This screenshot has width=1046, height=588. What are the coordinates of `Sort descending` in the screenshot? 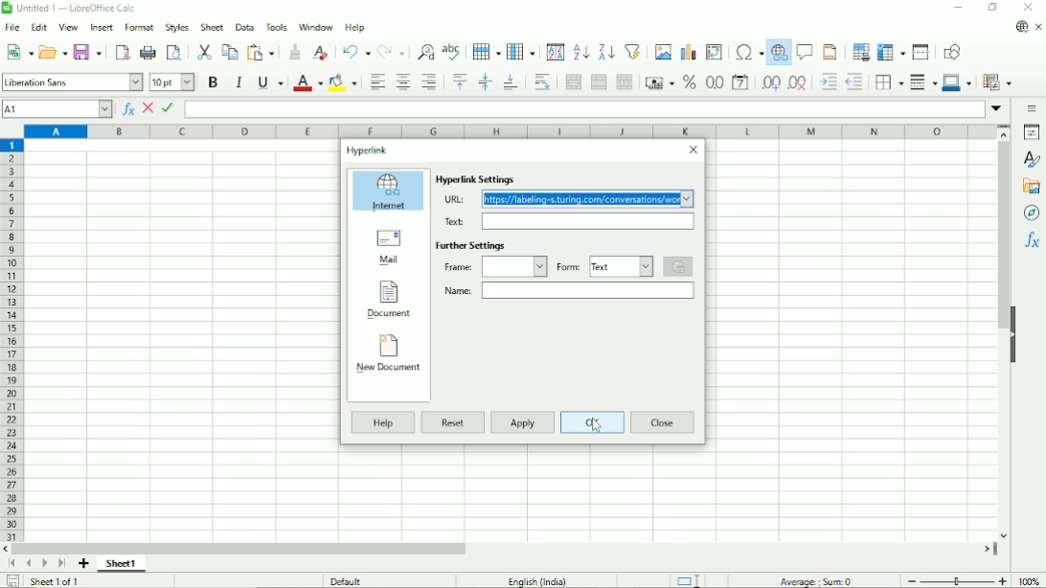 It's located at (606, 53).